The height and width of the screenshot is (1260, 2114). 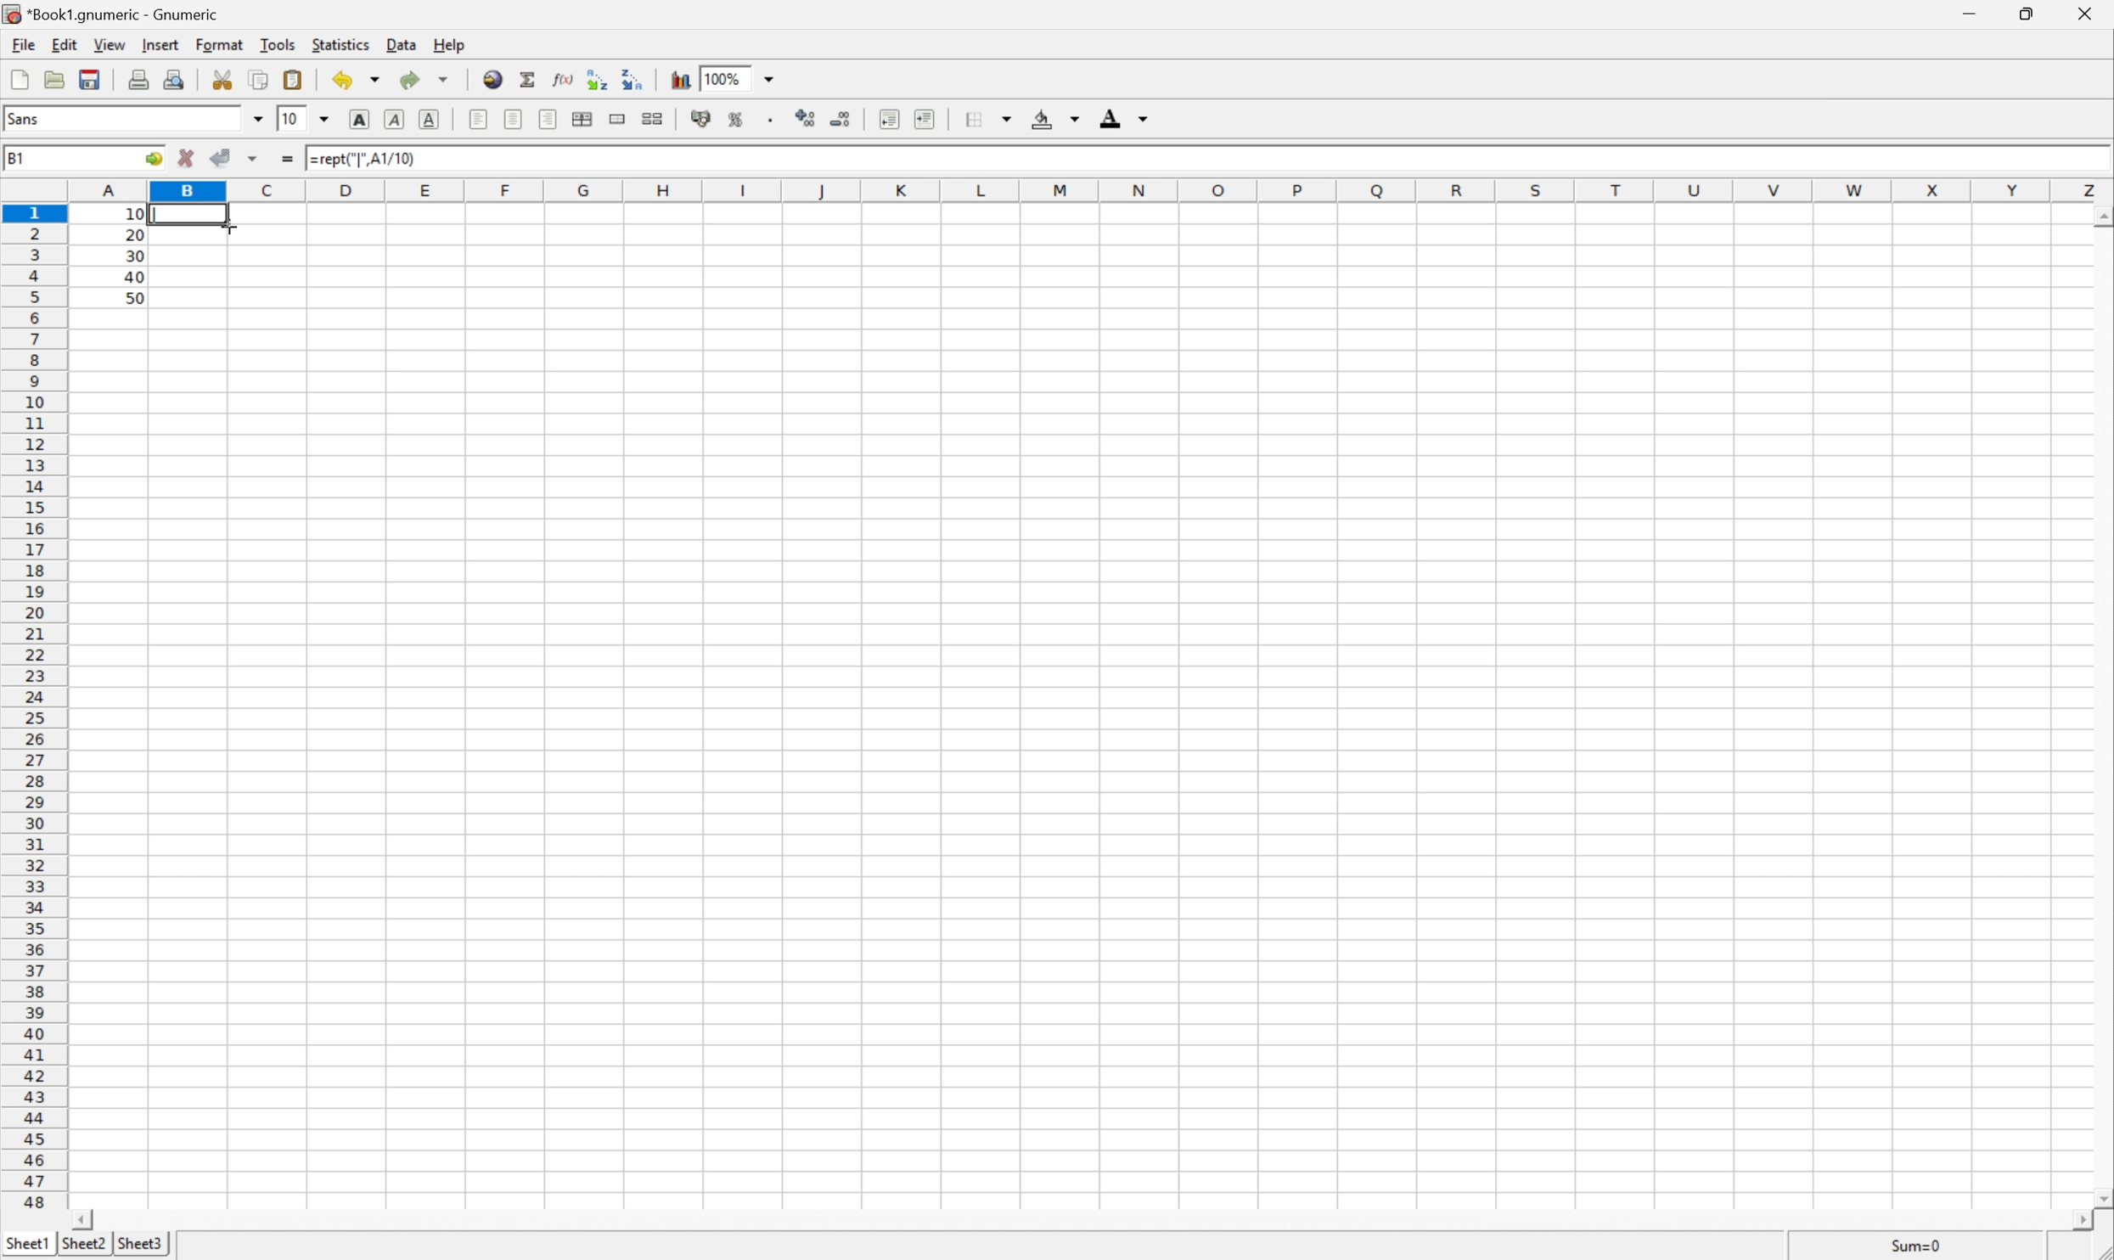 What do you see at coordinates (109, 43) in the screenshot?
I see `View` at bounding box center [109, 43].